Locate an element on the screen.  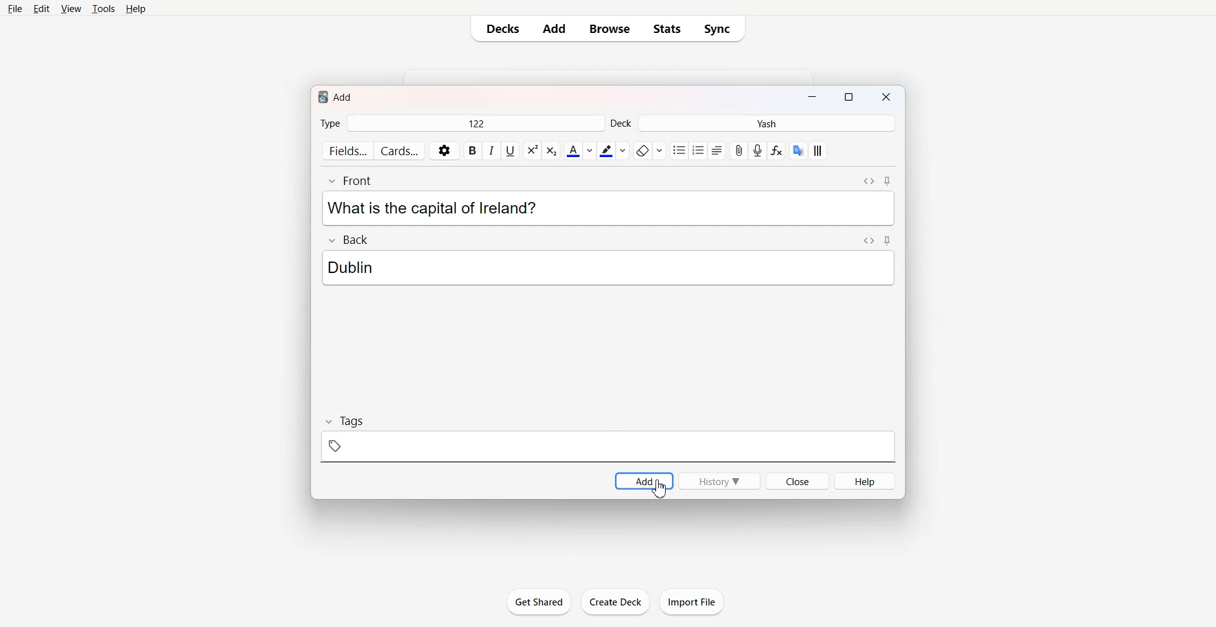
Subscript is located at coordinates (532, 151).